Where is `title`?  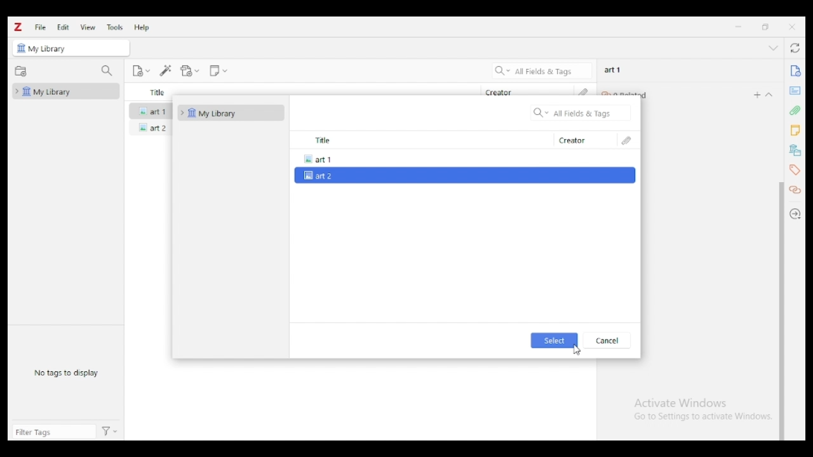 title is located at coordinates (158, 92).